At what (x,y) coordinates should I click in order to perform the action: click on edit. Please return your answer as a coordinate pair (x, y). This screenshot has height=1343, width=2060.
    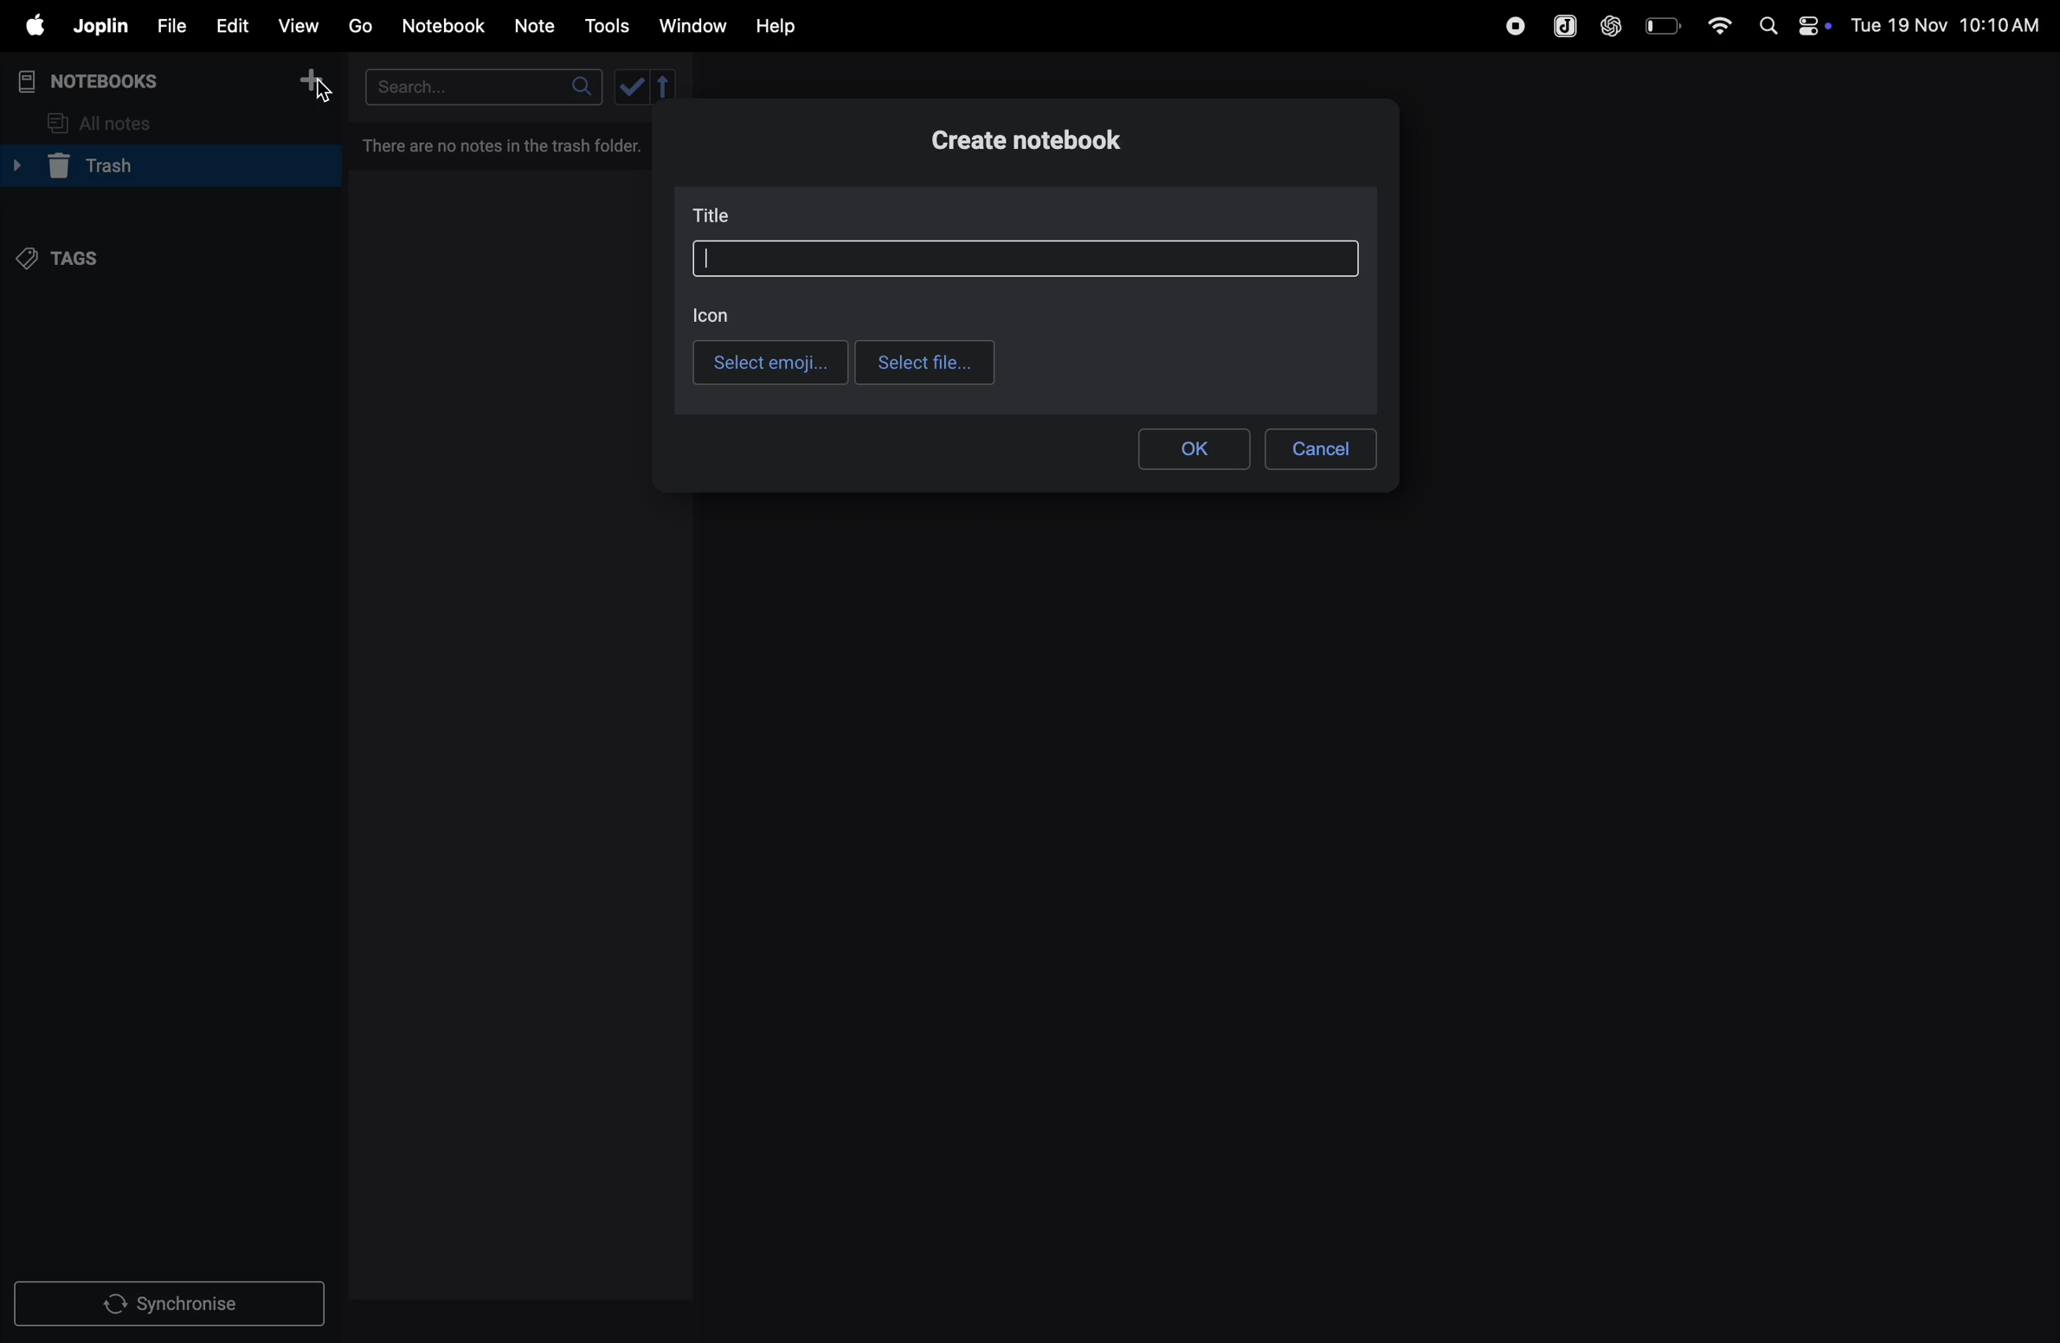
    Looking at the image, I should click on (232, 24).